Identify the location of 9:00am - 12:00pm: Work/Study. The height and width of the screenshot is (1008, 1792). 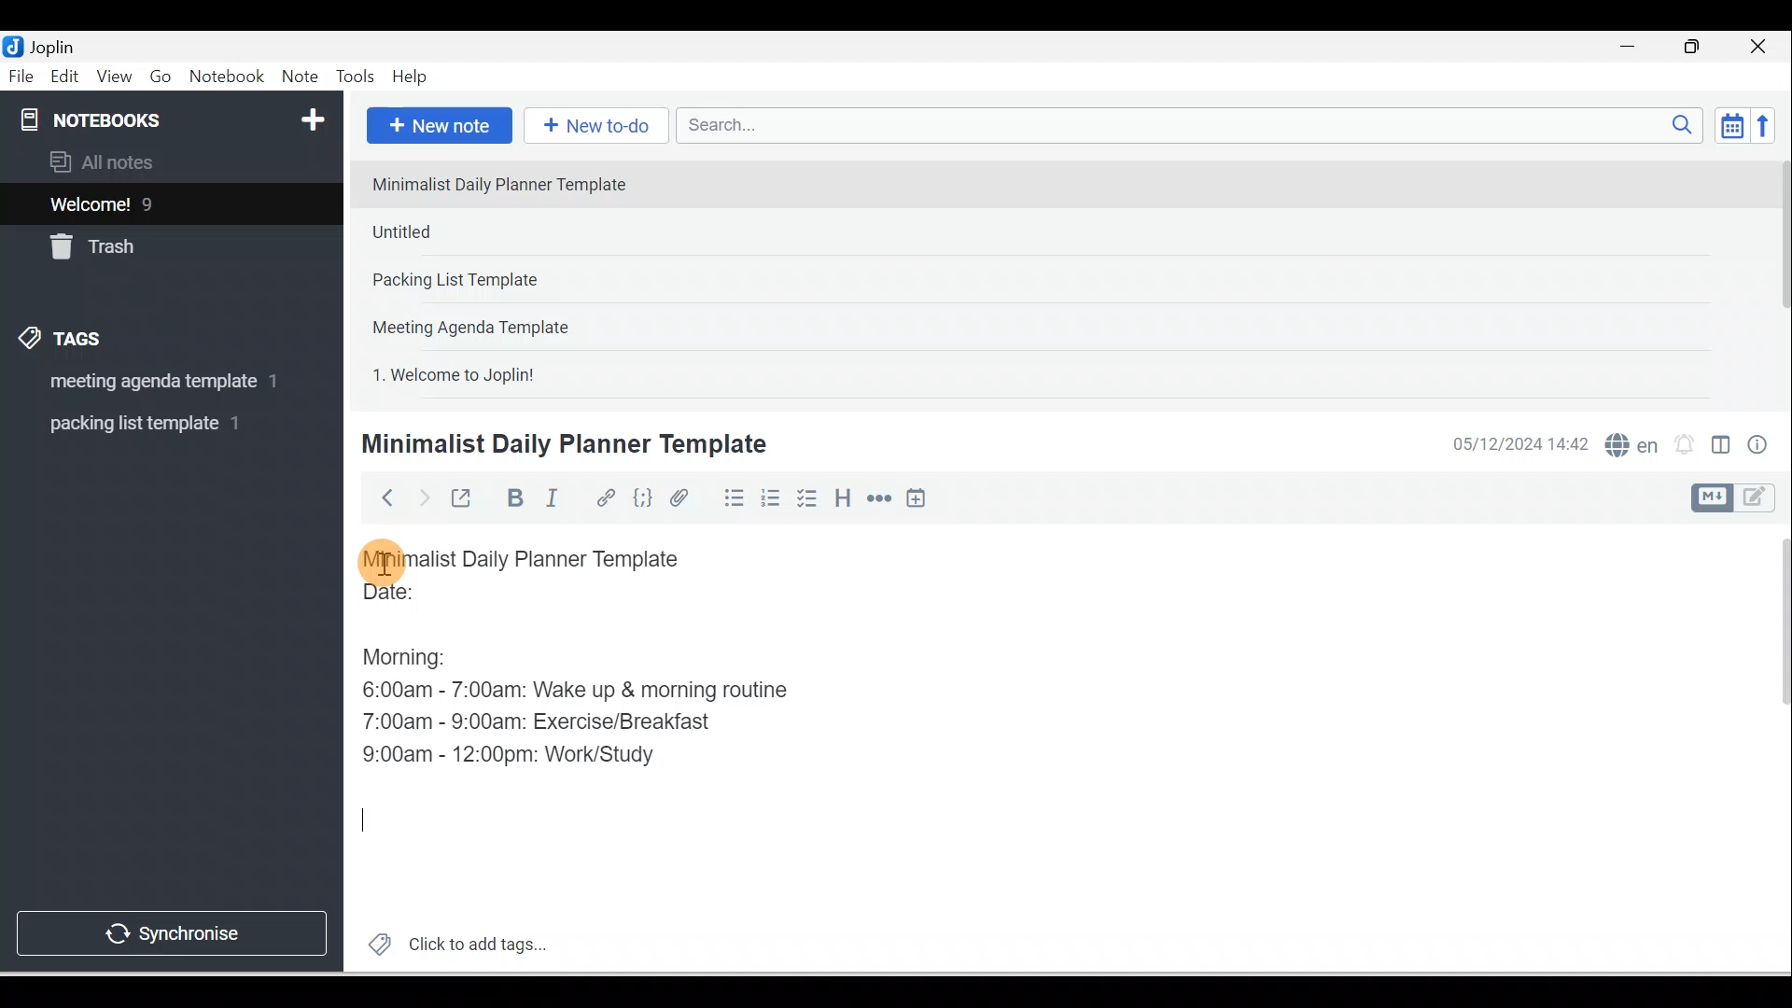
(516, 755).